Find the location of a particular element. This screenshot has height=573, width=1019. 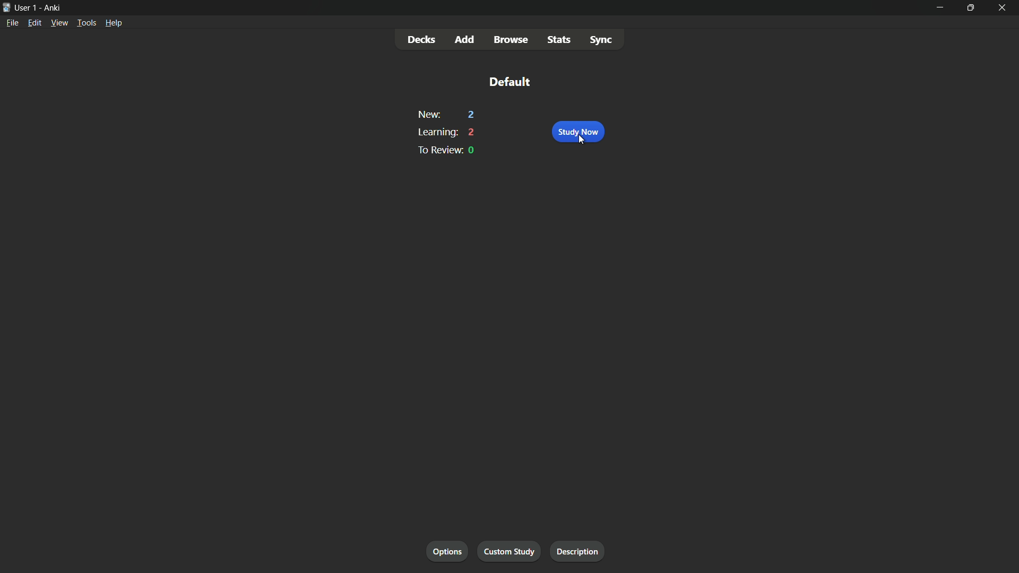

app name is located at coordinates (52, 8).